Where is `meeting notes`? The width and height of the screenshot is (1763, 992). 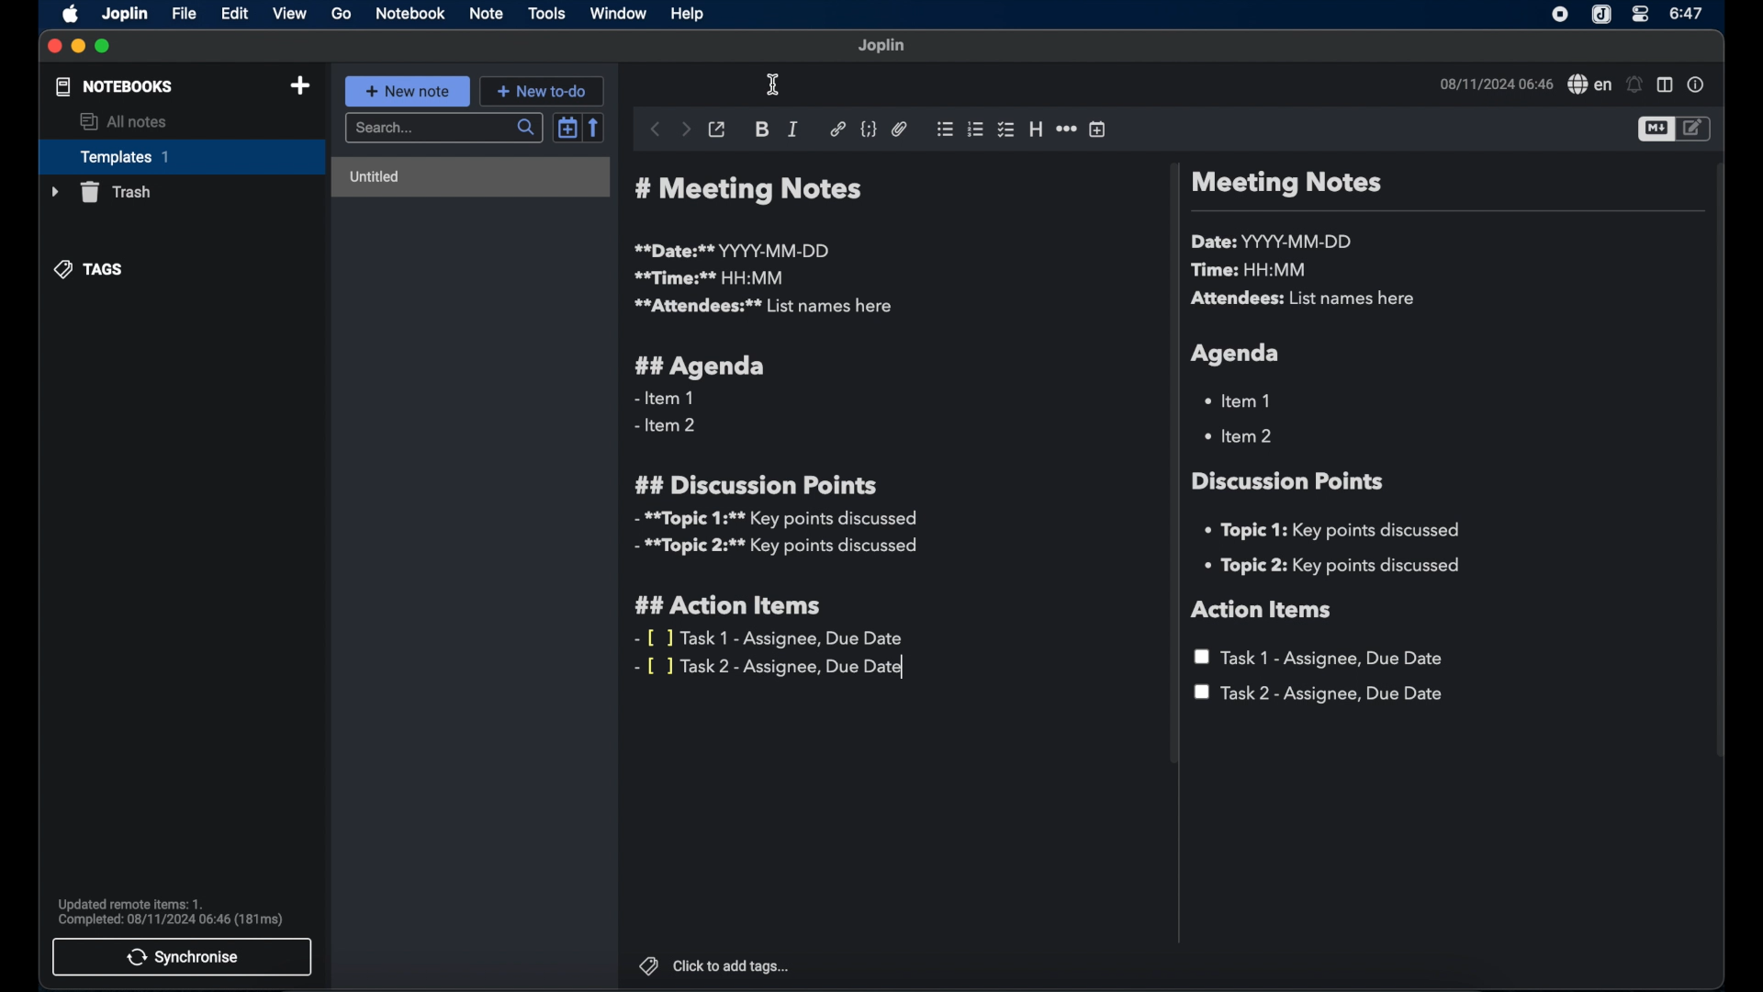
meeting notes is located at coordinates (1286, 185).